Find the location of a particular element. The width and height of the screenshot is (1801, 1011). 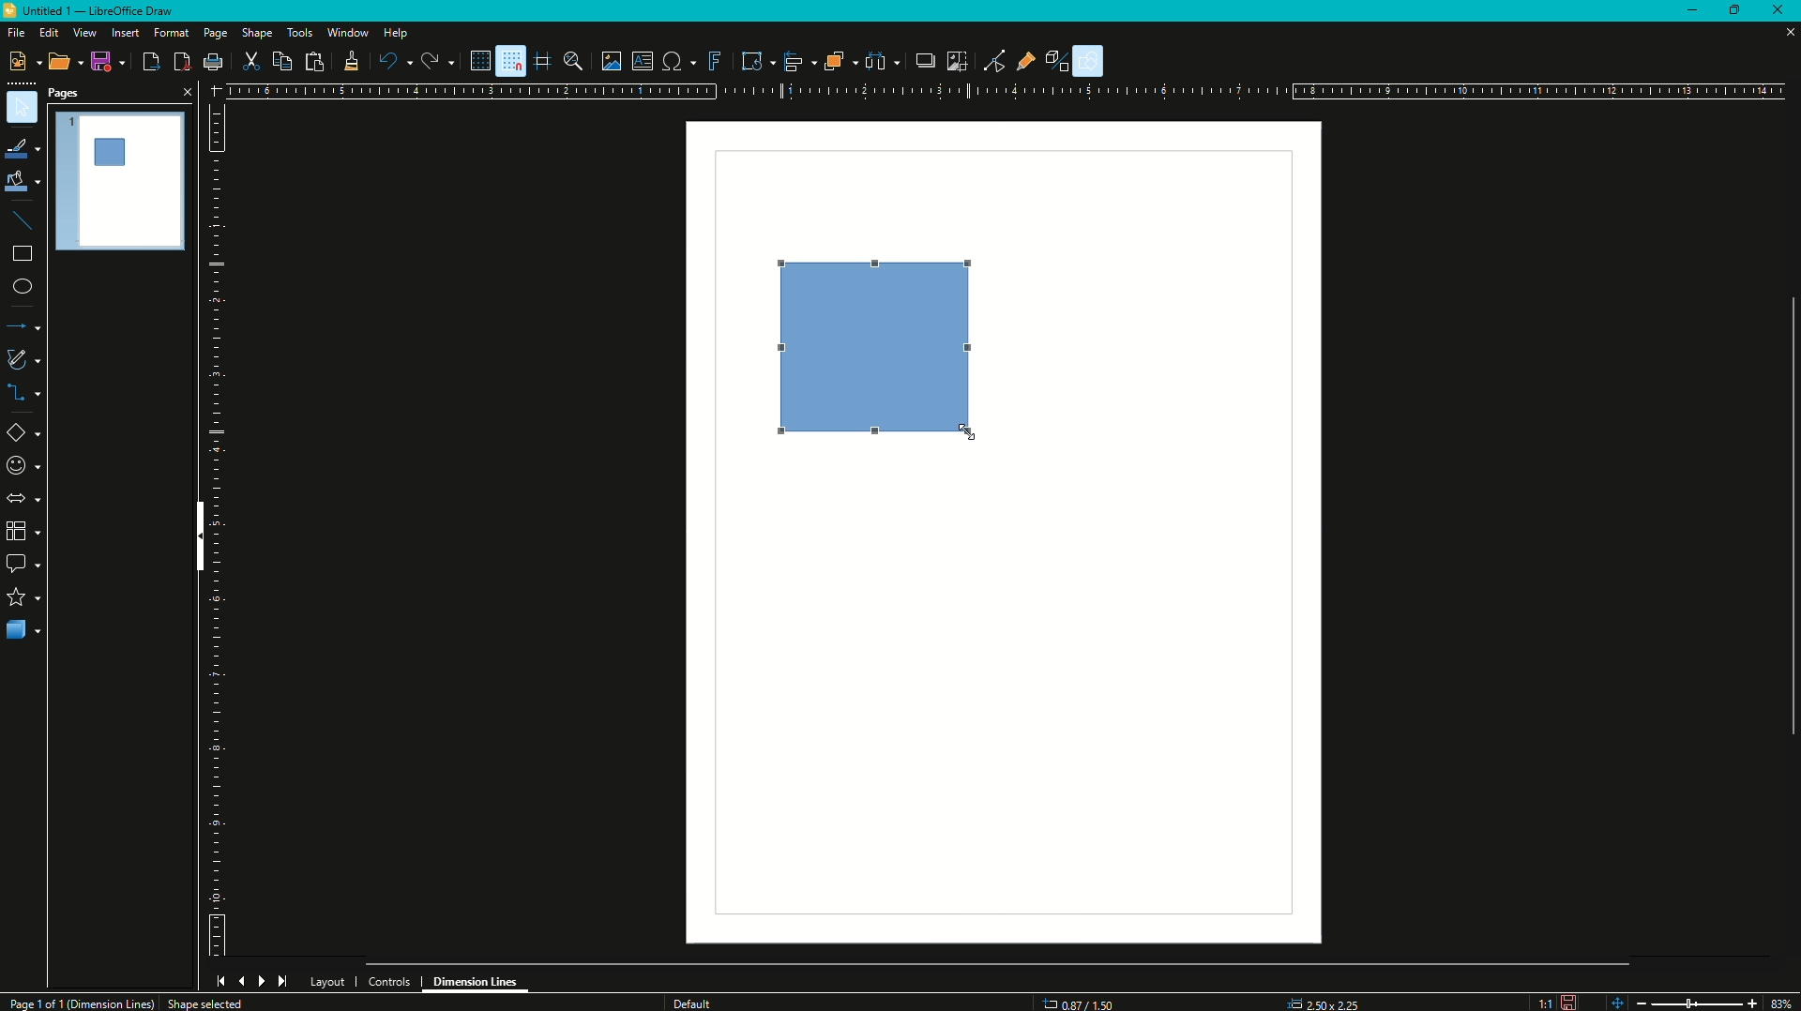

Help is located at coordinates (396, 35).